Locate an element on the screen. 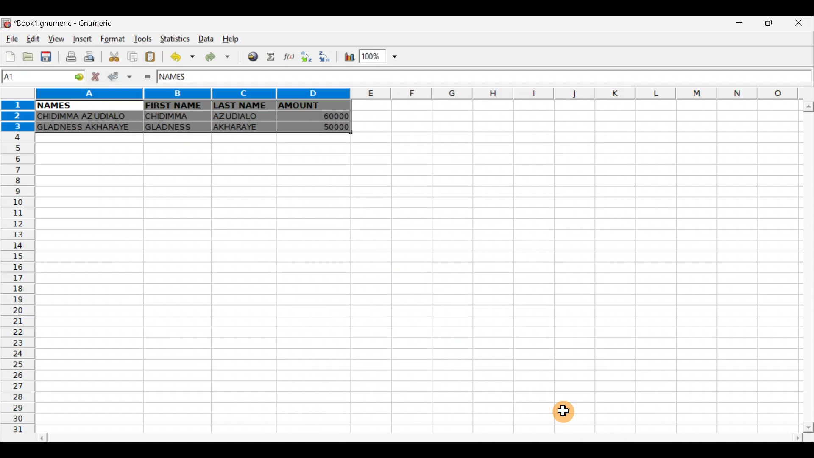 This screenshot has height=458, width=814. NAMES is located at coordinates (53, 106).